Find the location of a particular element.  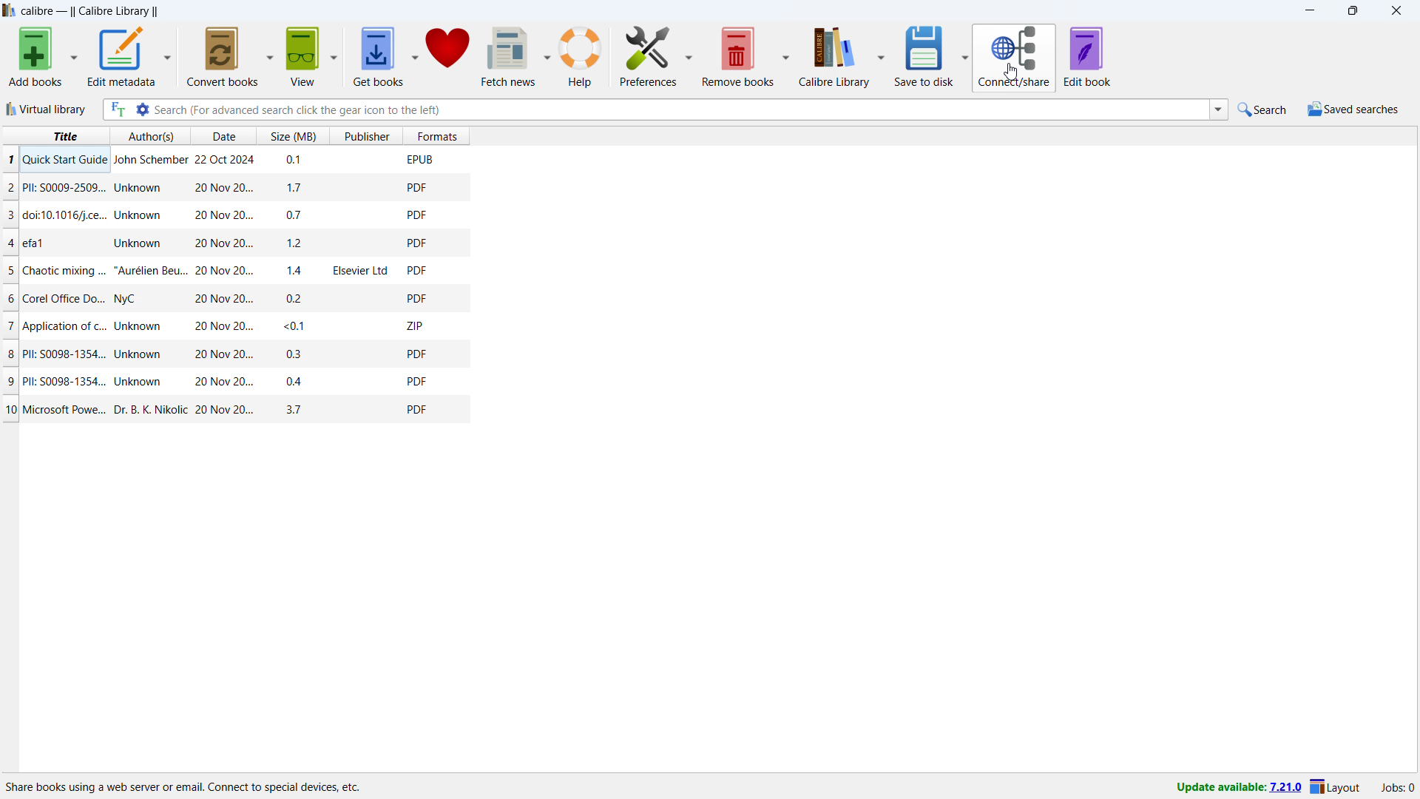

help is located at coordinates (581, 55).